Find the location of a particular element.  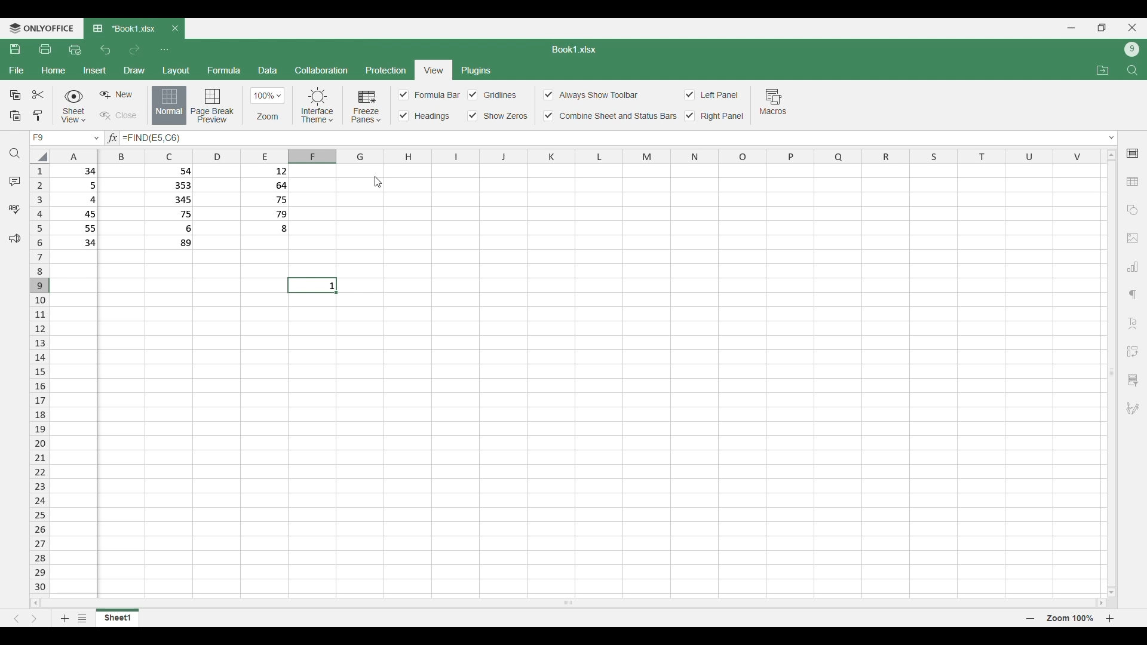

move down is located at coordinates (1112, 592).